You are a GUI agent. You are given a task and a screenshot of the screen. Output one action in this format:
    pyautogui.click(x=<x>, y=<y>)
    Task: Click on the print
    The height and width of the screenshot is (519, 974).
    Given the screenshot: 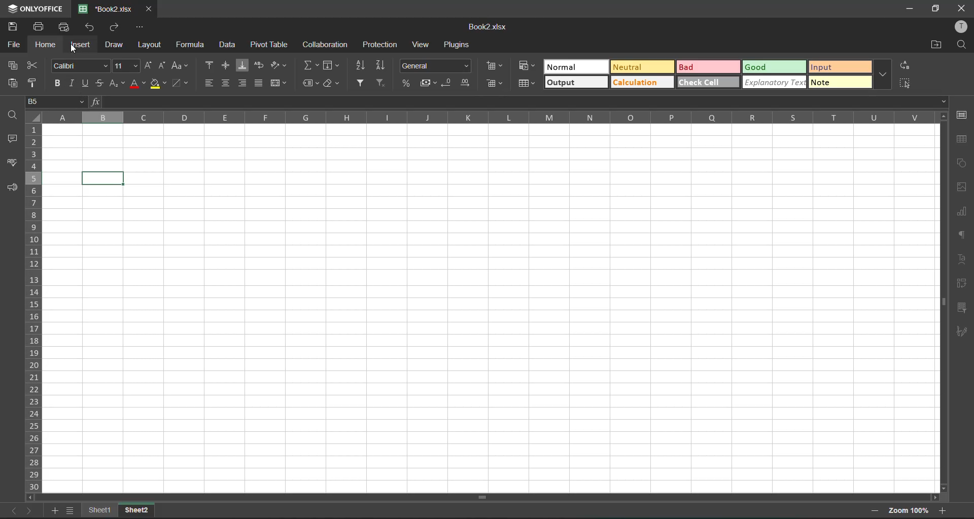 What is the action you would take?
    pyautogui.click(x=42, y=27)
    